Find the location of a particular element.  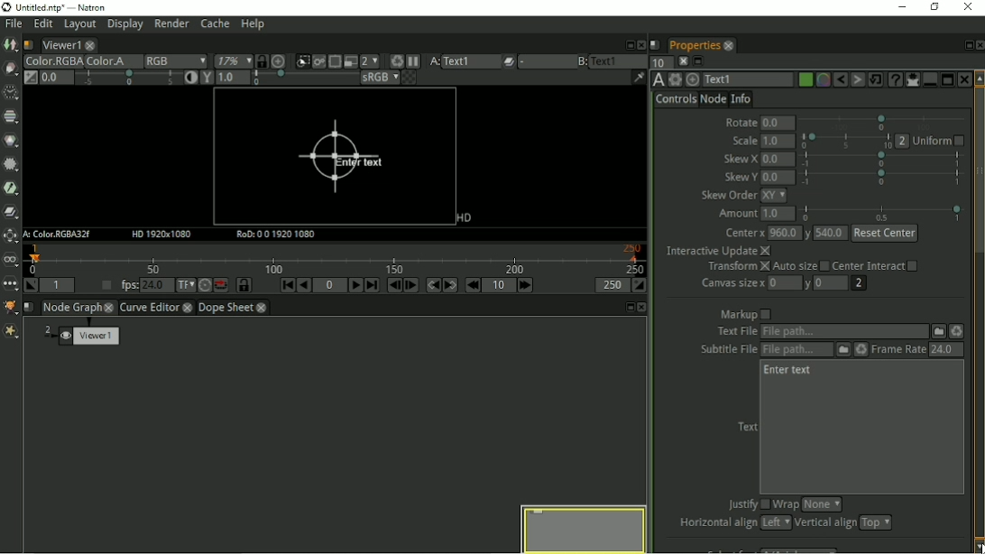

2 is located at coordinates (902, 140).